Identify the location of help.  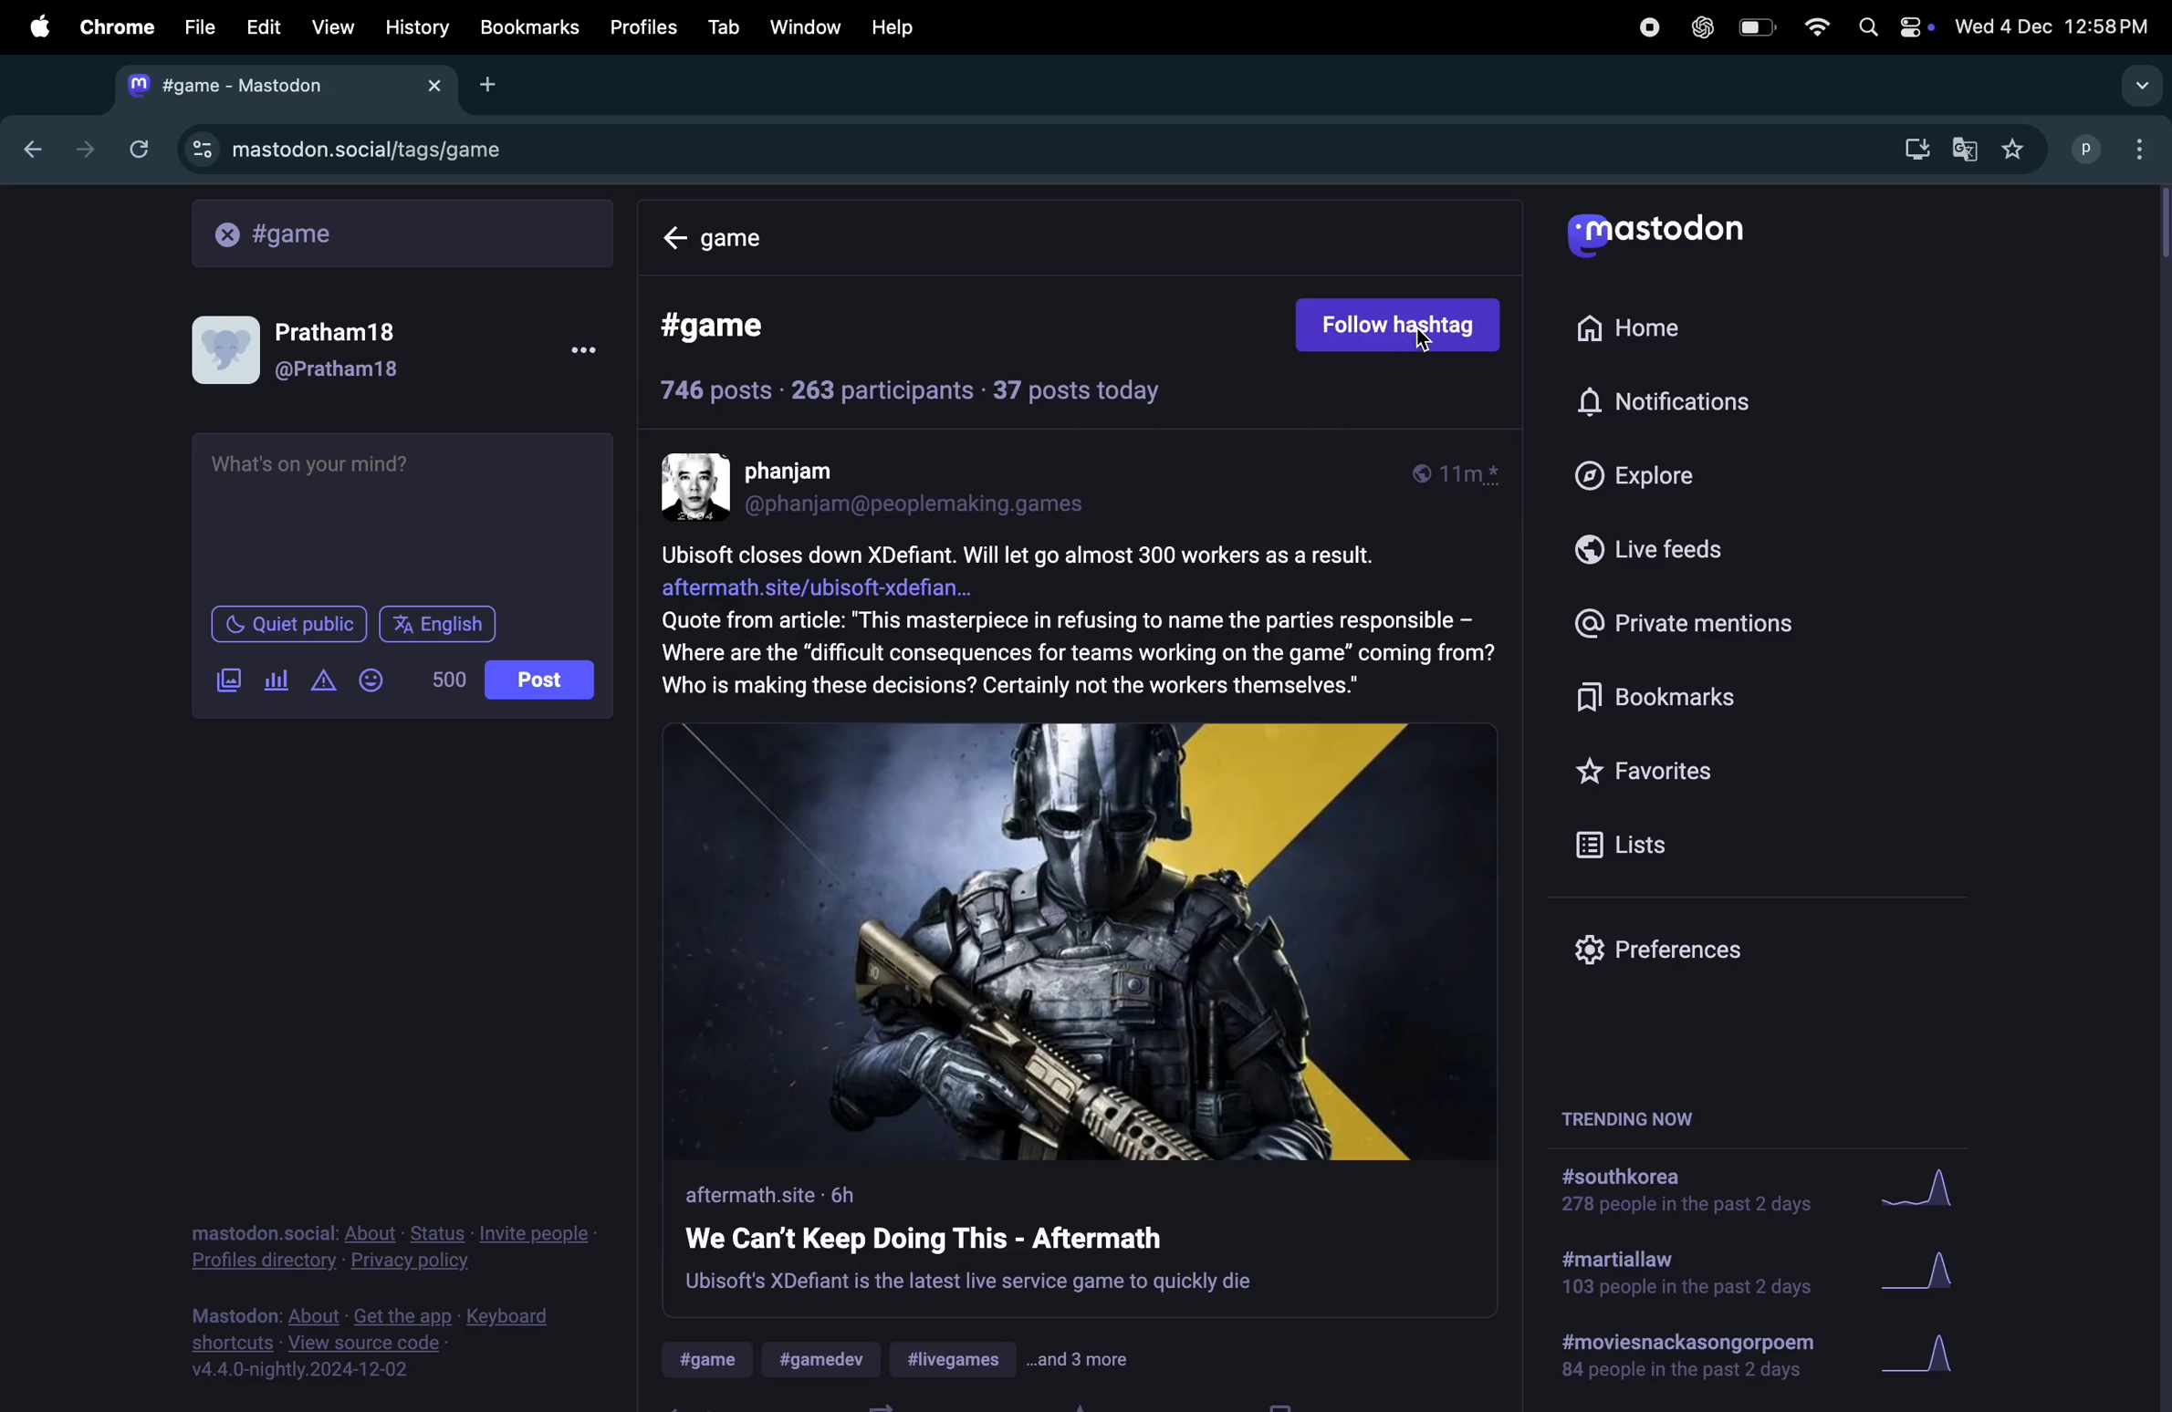
(891, 26).